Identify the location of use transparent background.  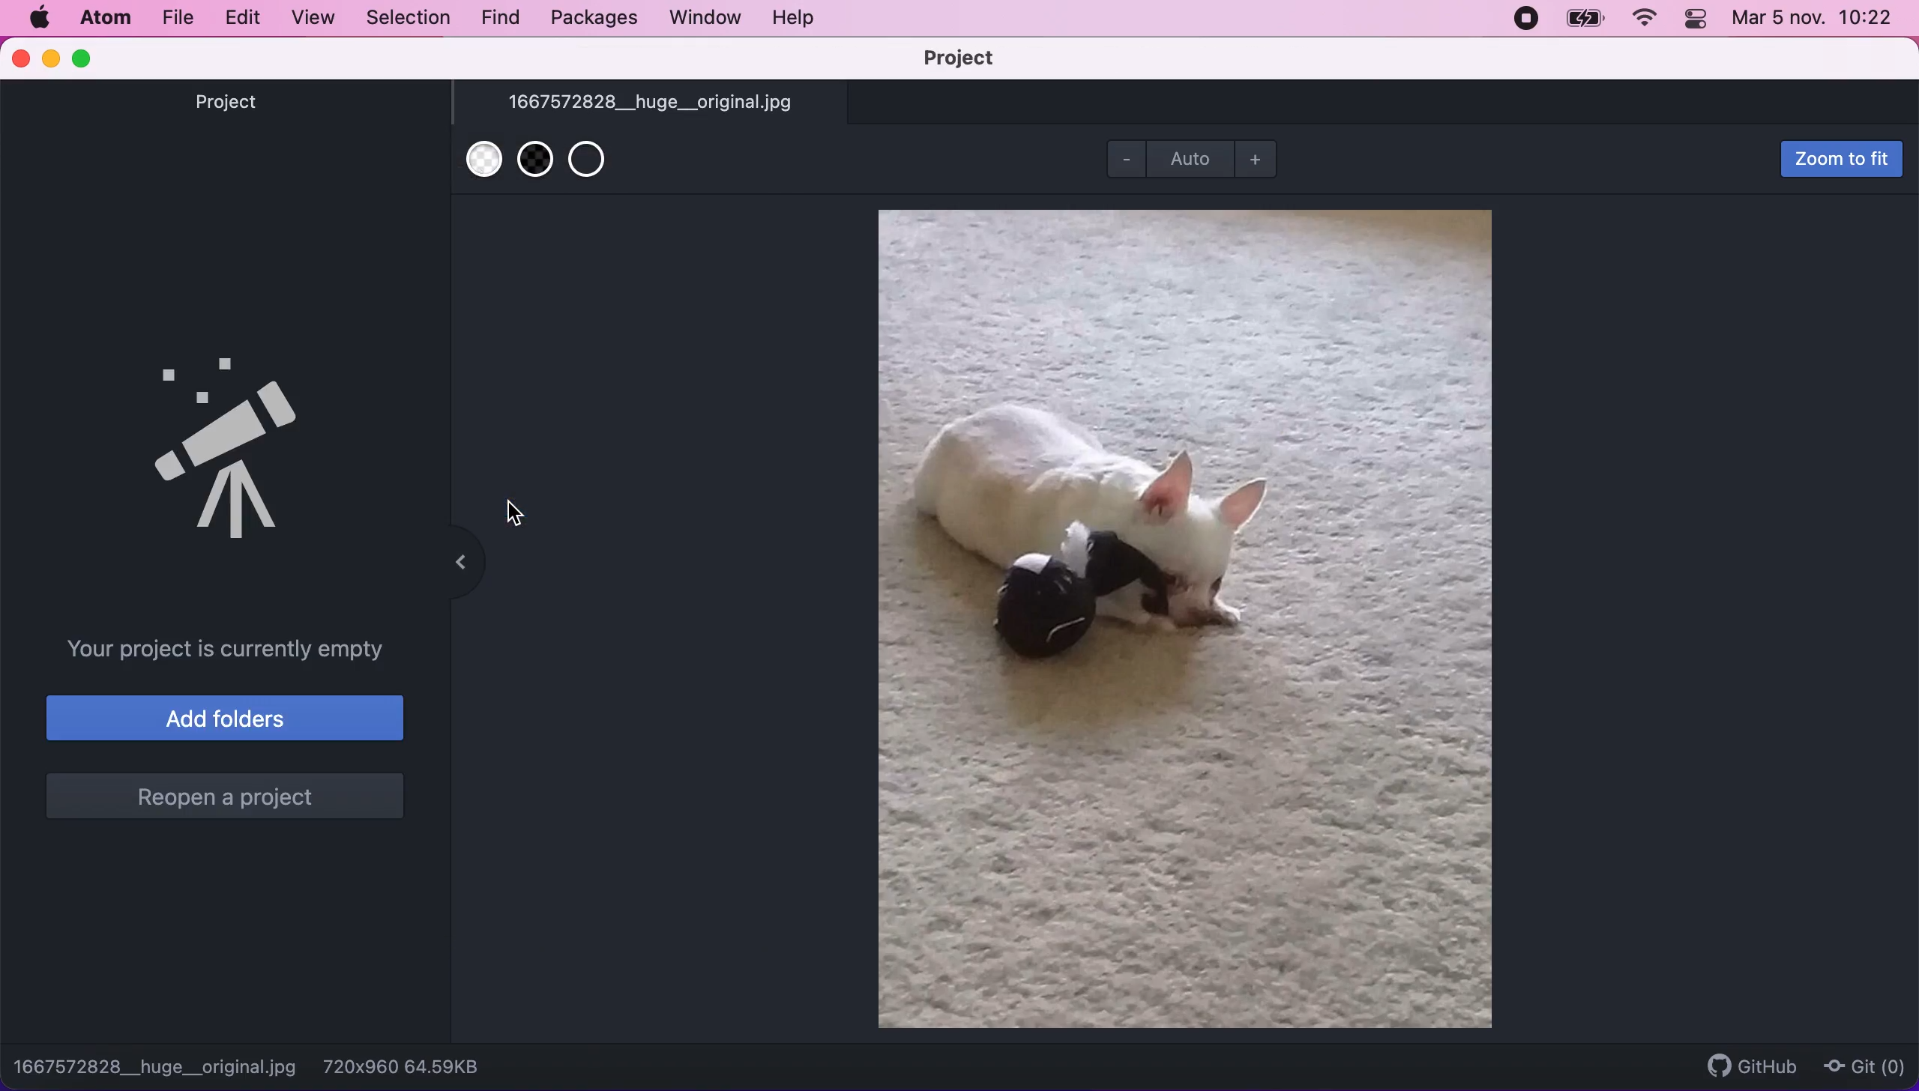
(596, 165).